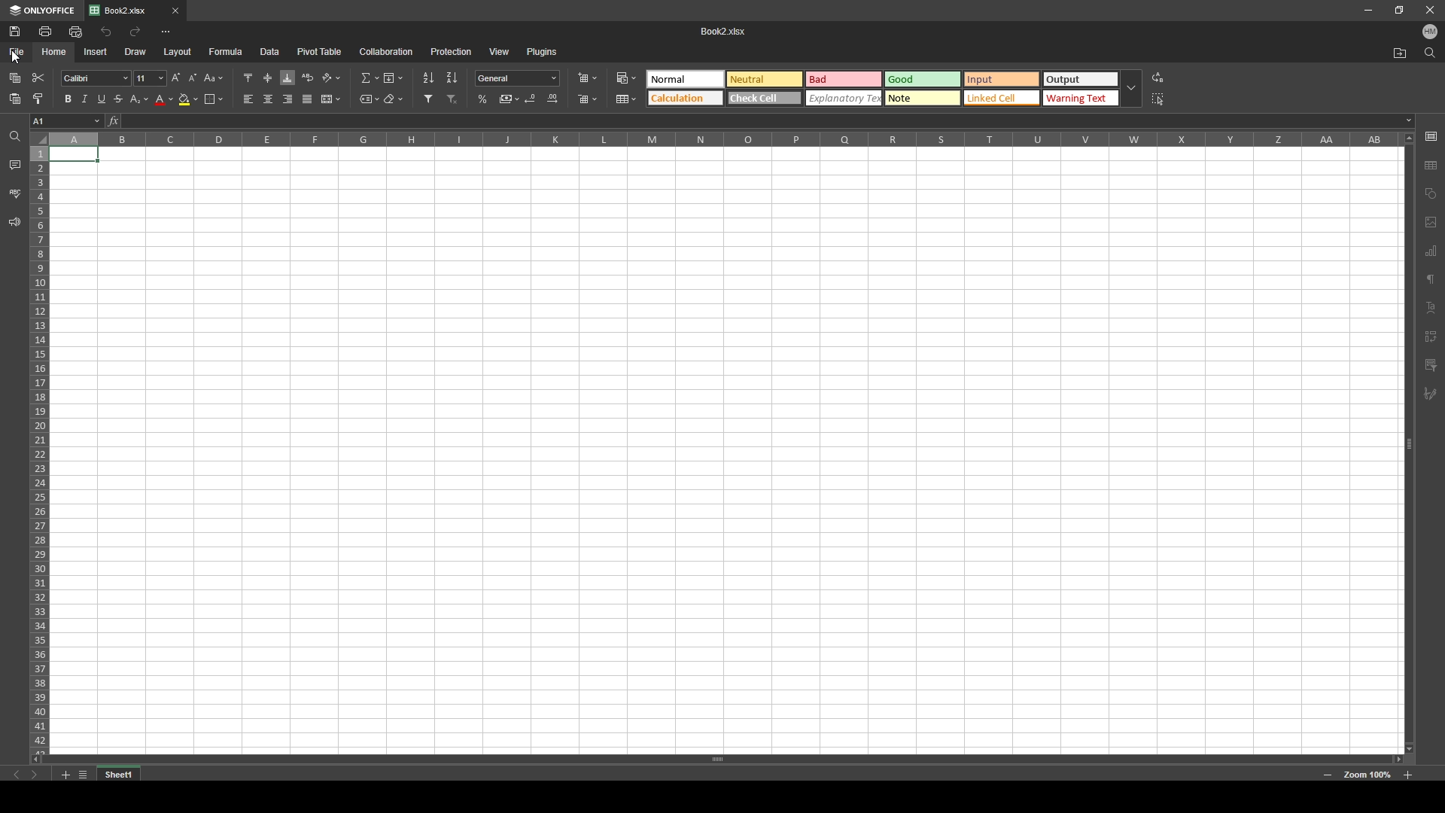  Describe the element at coordinates (369, 98) in the screenshot. I see `named ranges` at that location.